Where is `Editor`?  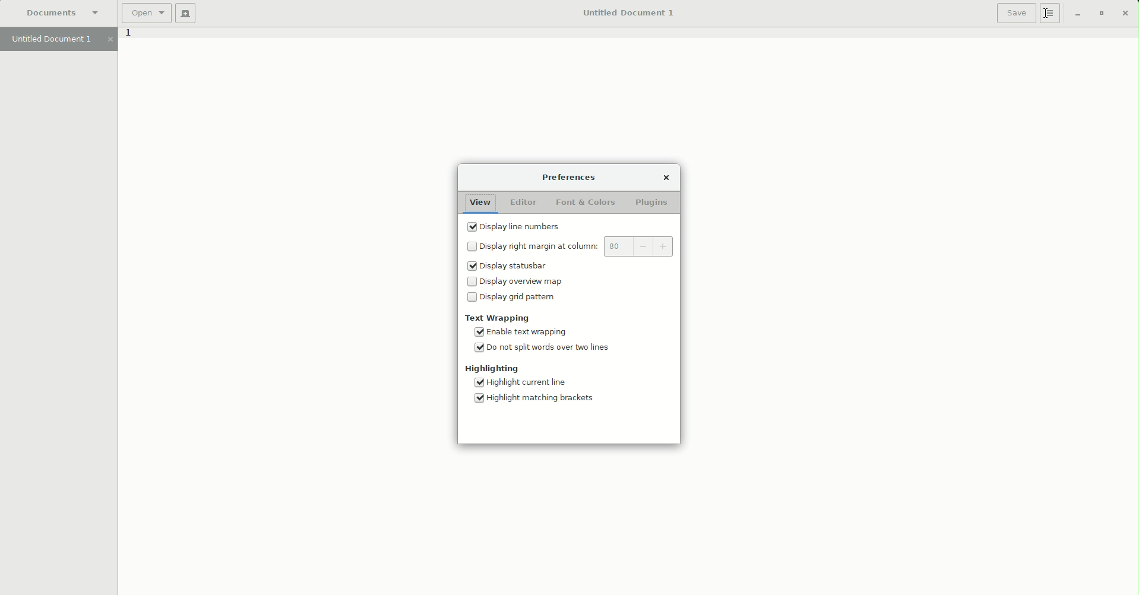
Editor is located at coordinates (523, 202).